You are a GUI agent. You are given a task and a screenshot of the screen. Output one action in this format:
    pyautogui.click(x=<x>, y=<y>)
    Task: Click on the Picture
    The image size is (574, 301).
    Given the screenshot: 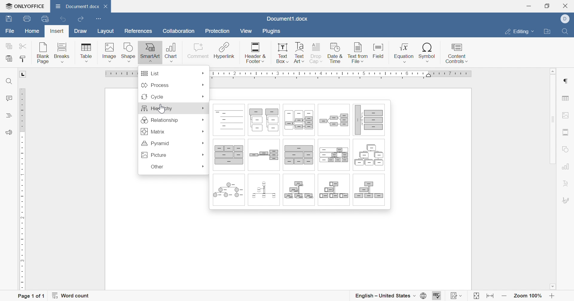 What is the action you would take?
    pyautogui.click(x=155, y=155)
    